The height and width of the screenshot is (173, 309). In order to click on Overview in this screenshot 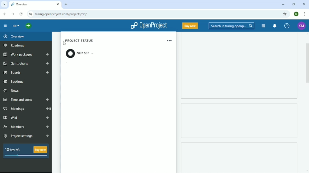, I will do `click(13, 36)`.